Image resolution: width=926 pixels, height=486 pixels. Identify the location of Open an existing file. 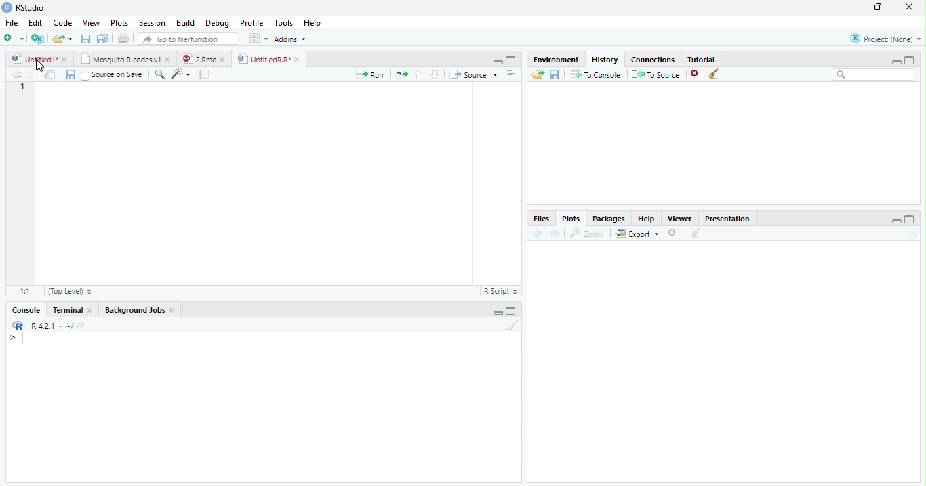
(62, 39).